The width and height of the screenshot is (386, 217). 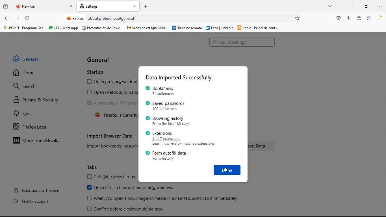 I want to click on © Browsing history
From the last 180 days., so click(x=166, y=121).